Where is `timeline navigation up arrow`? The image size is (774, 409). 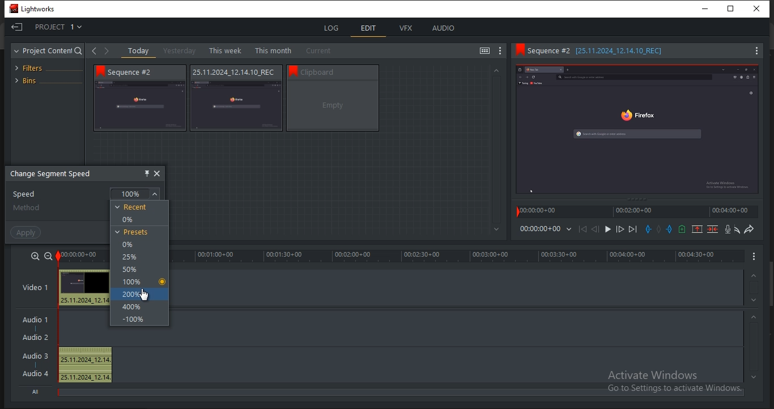 timeline navigation up arrow is located at coordinates (752, 300).